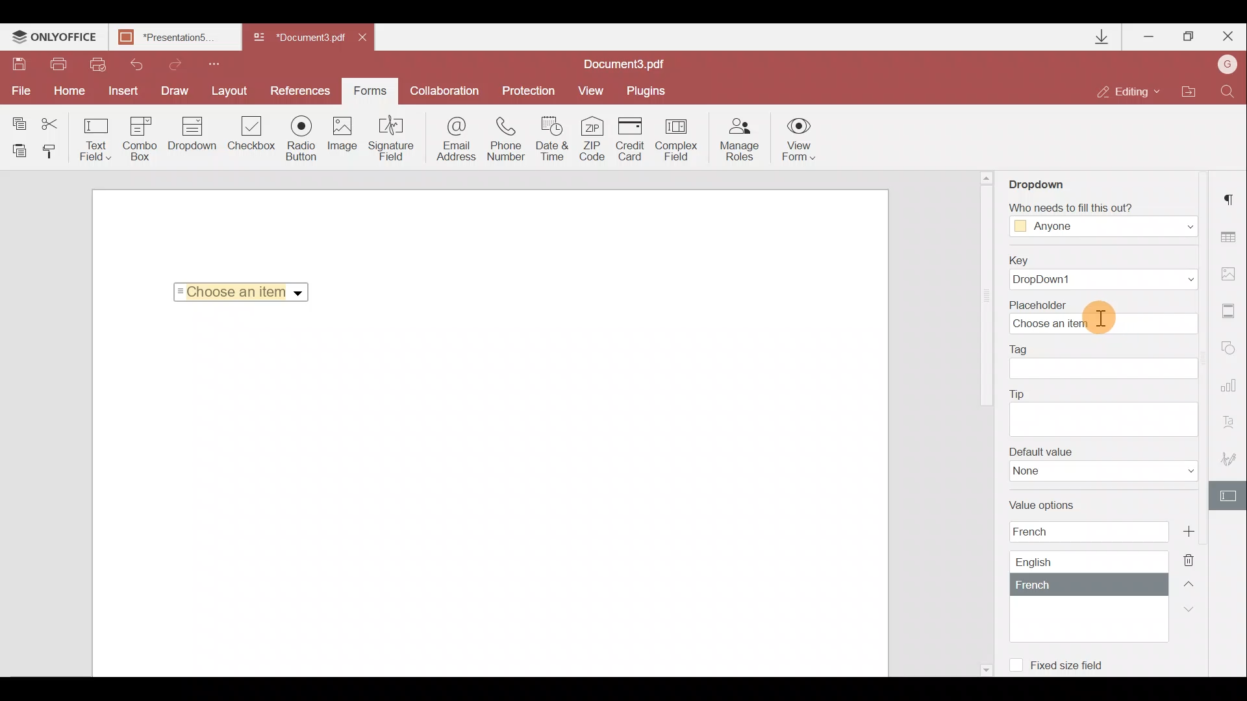 The image size is (1247, 701). I want to click on Undo, so click(131, 62).